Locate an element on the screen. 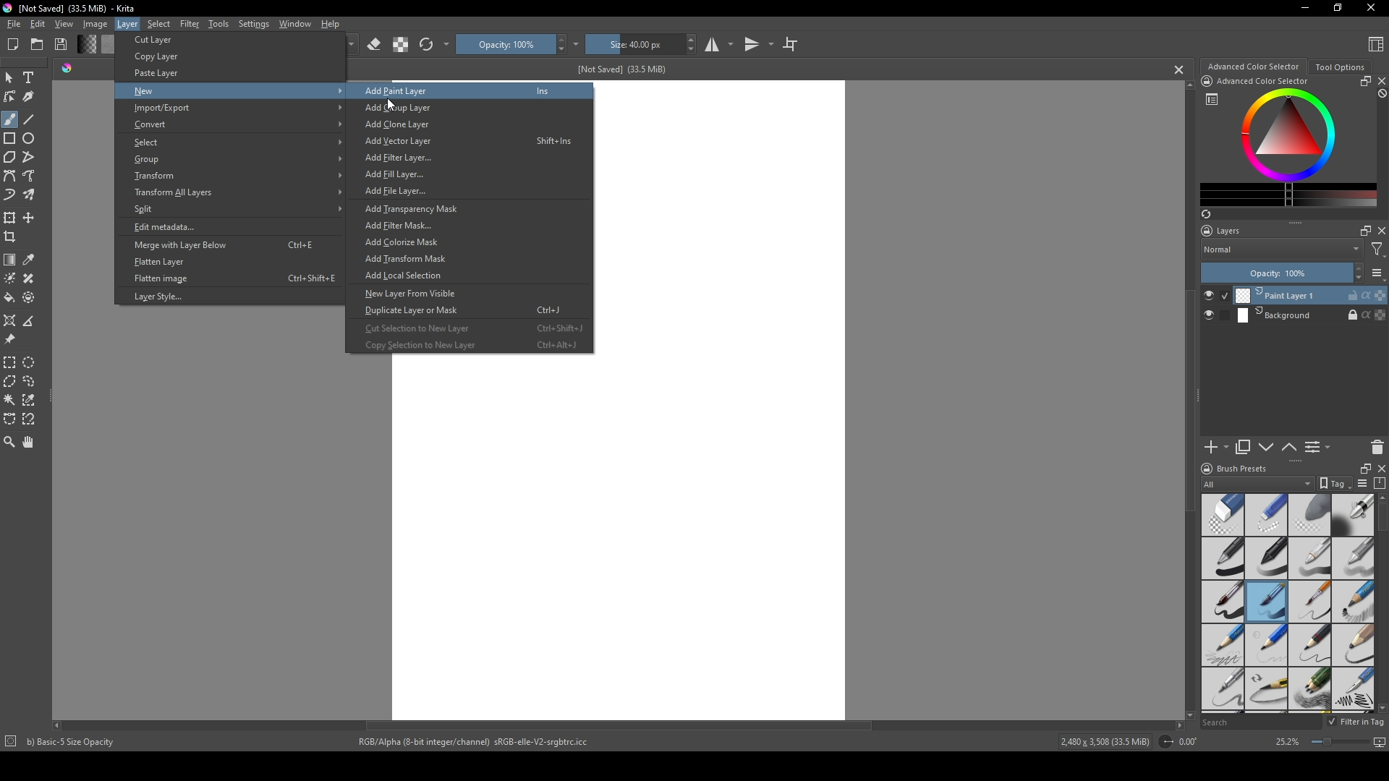 This screenshot has width=1389, height=781. colorize mask is located at coordinates (10, 278).